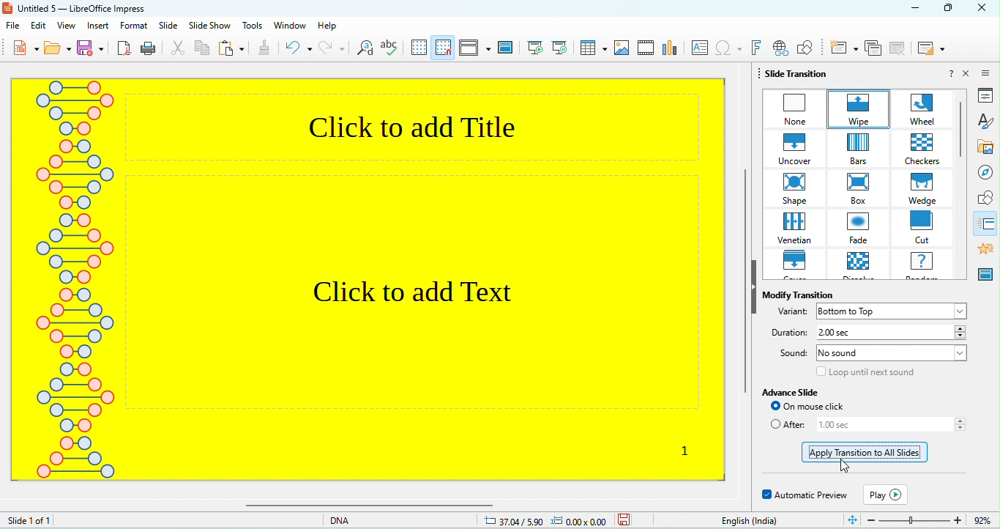 Image resolution: width=1000 pixels, height=529 pixels. I want to click on display view, so click(470, 49).